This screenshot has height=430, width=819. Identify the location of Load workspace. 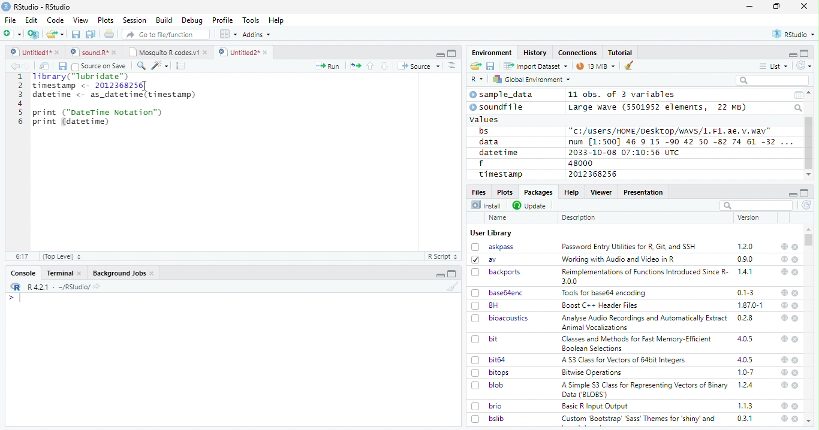
(476, 66).